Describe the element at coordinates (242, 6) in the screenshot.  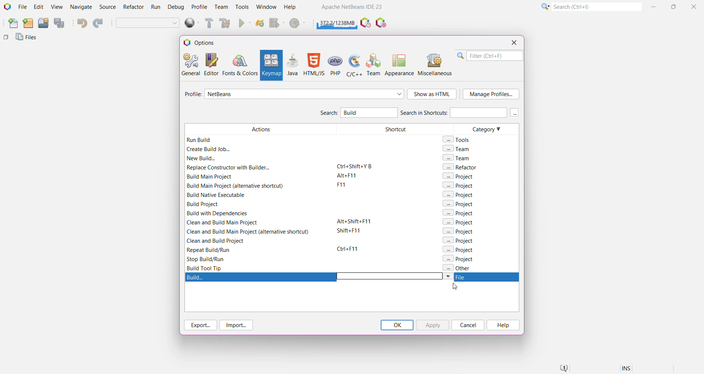
I see `Tools` at that location.